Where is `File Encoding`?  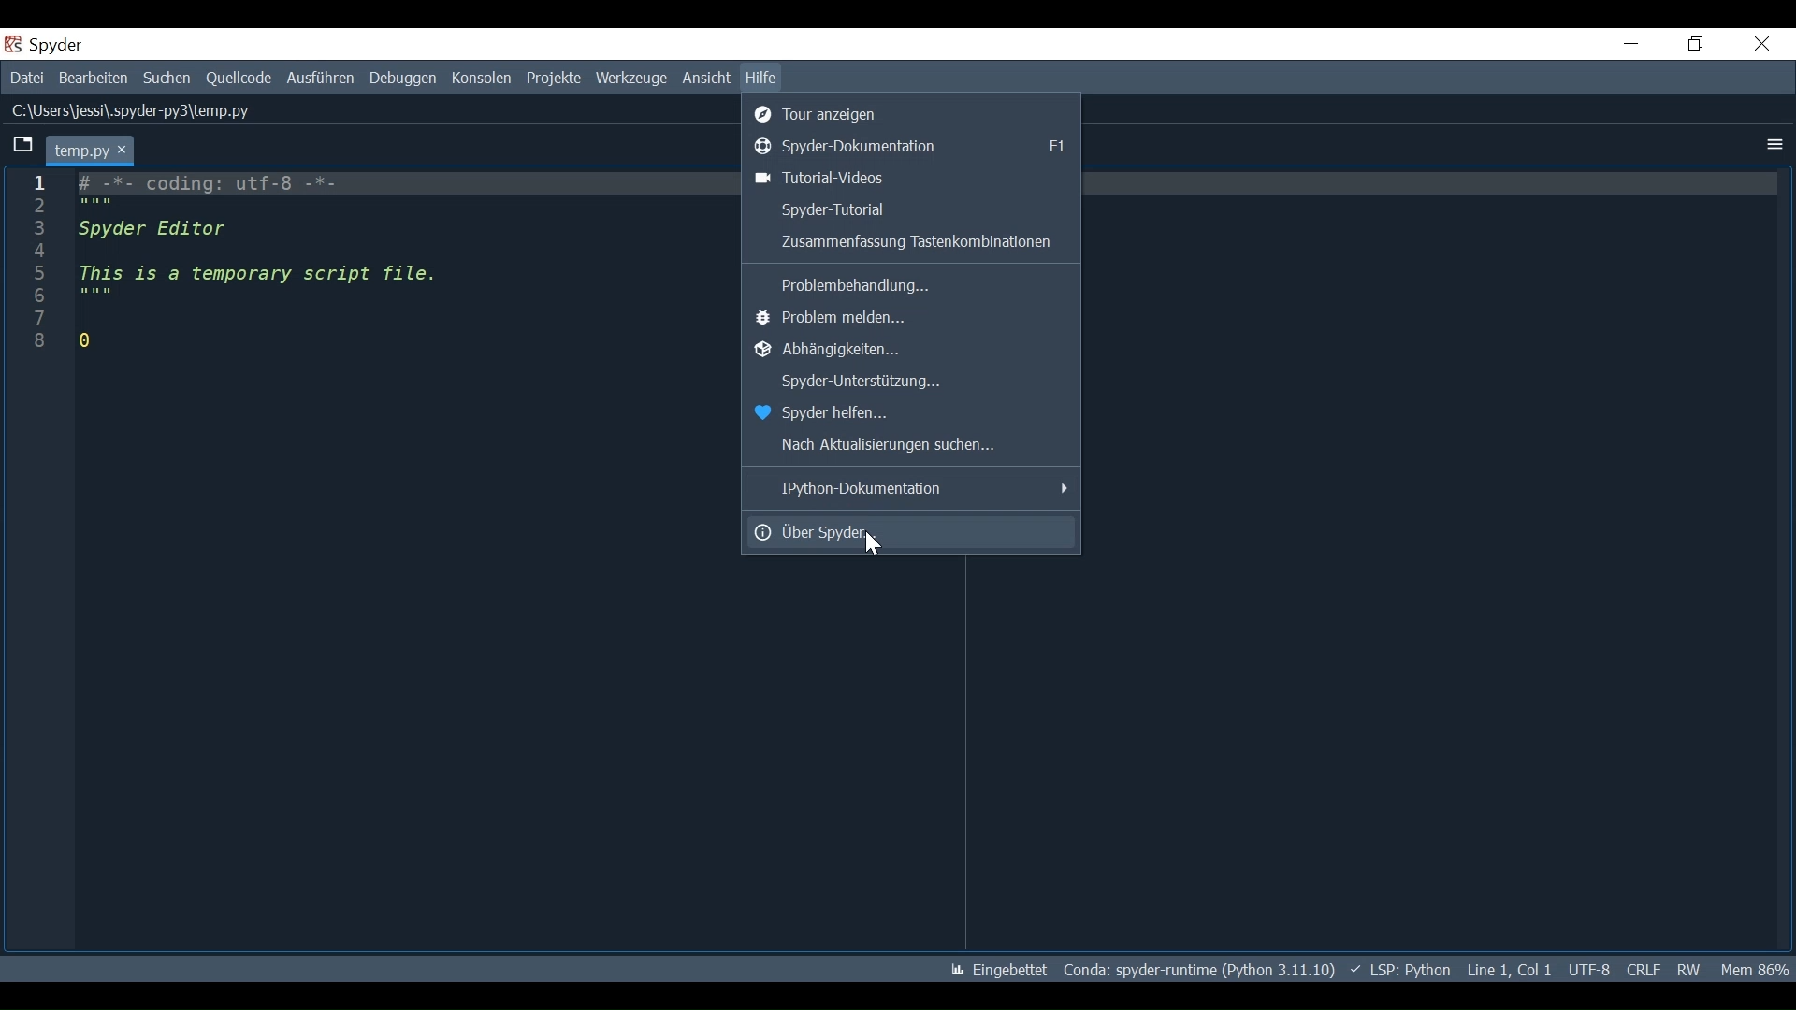
File Encoding is located at coordinates (1589, 970).